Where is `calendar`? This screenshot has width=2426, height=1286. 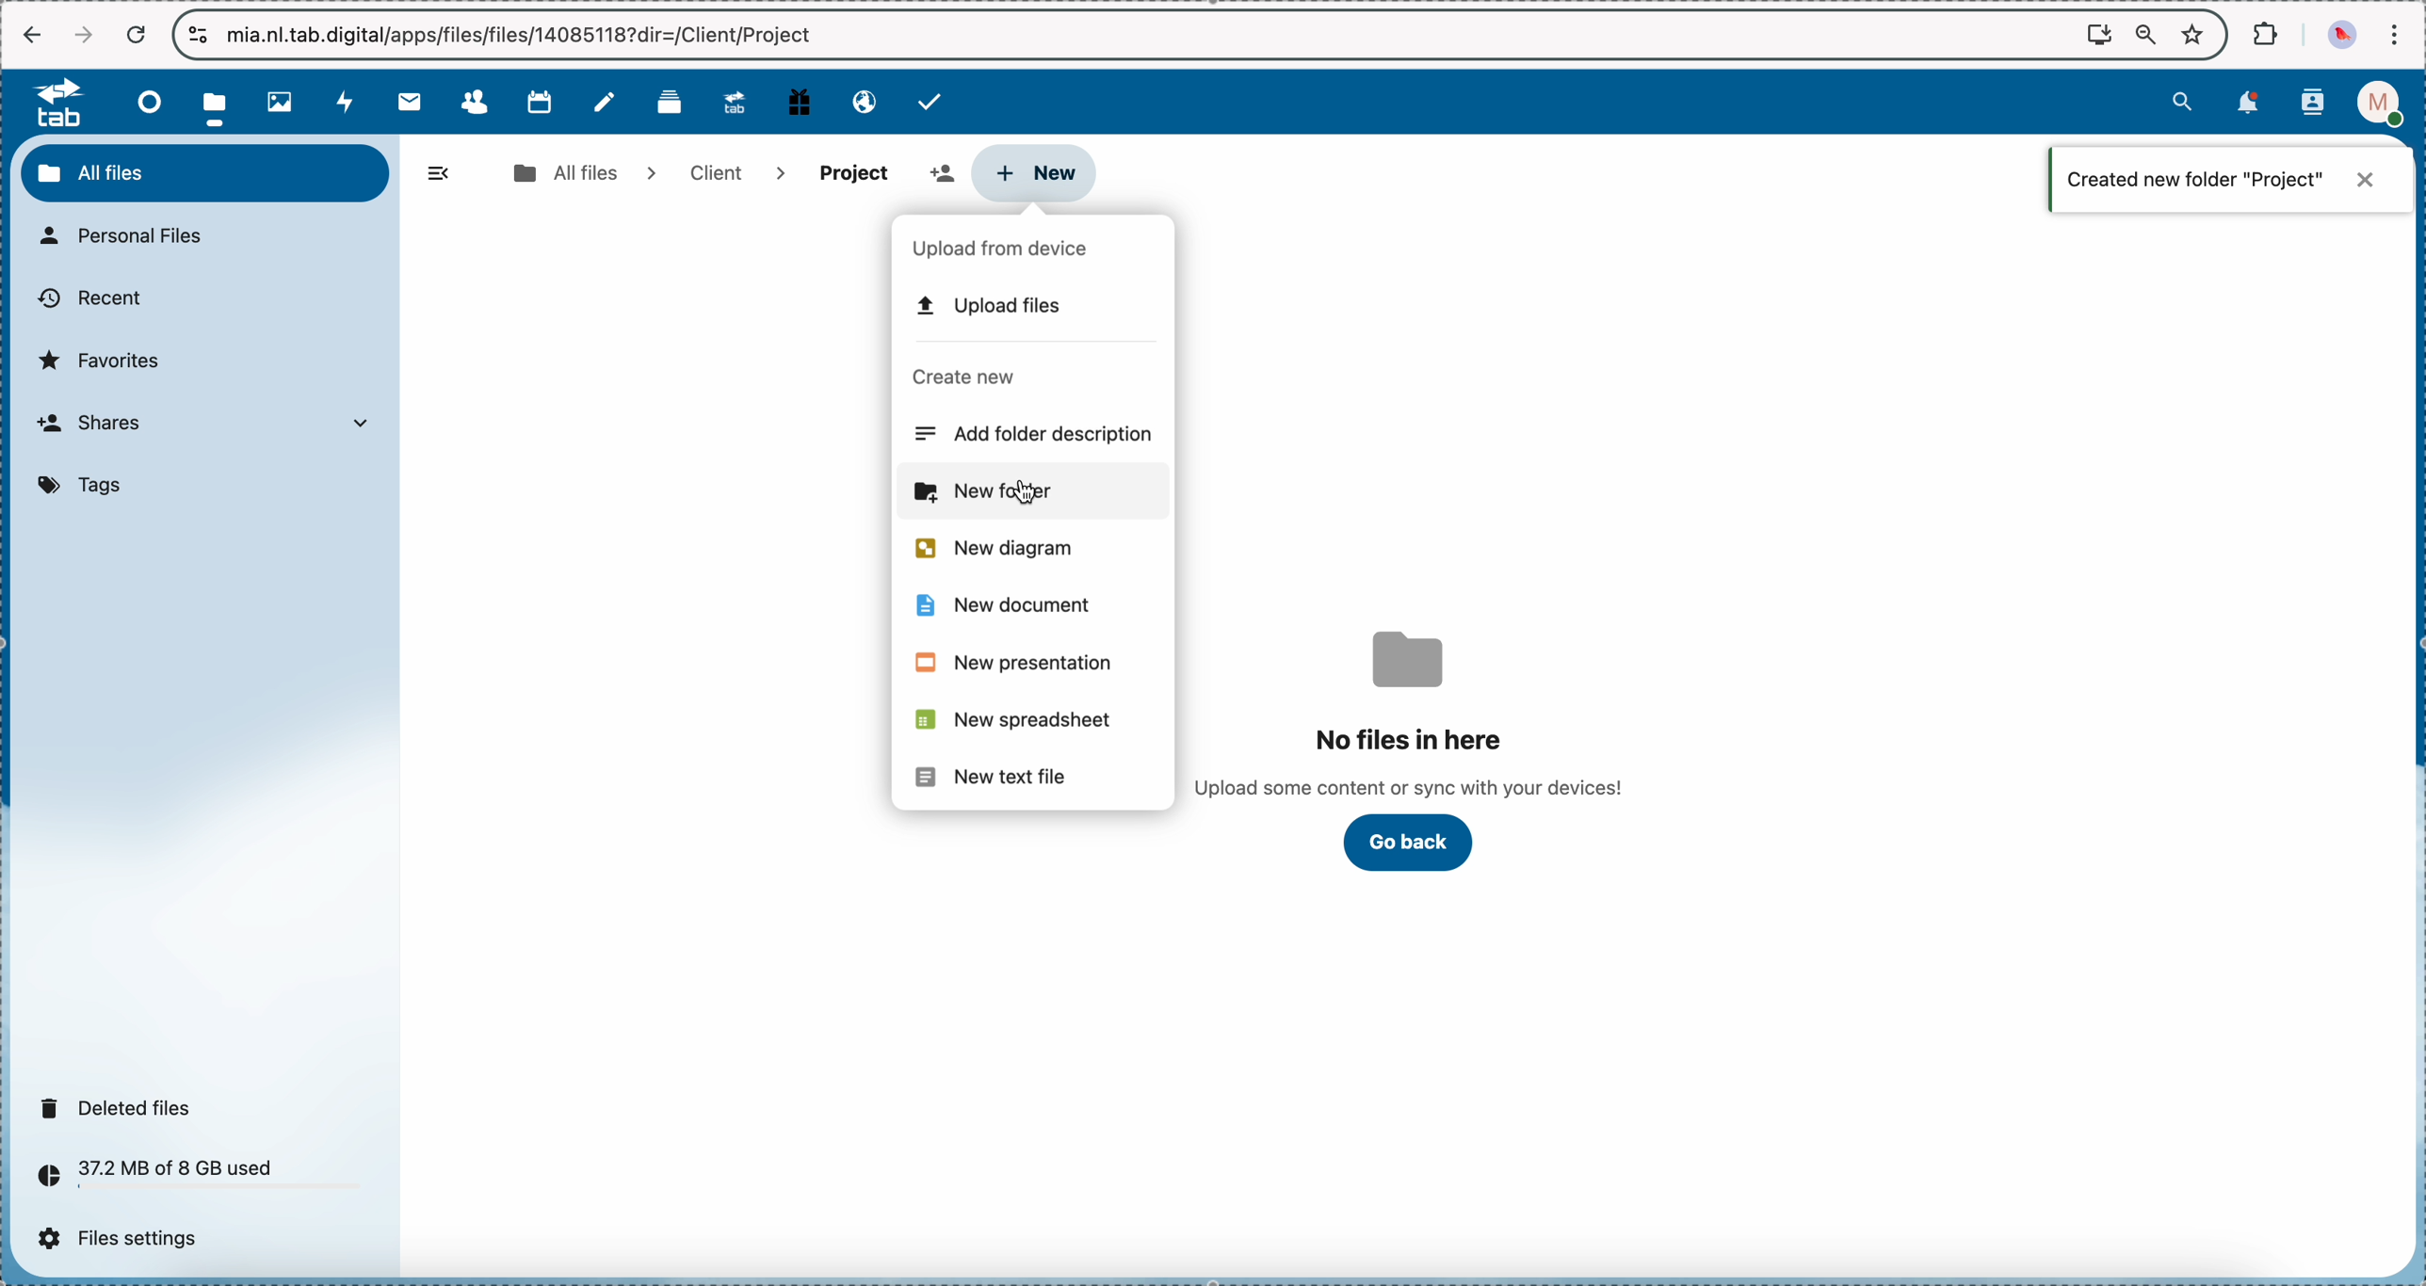
calendar is located at coordinates (539, 100).